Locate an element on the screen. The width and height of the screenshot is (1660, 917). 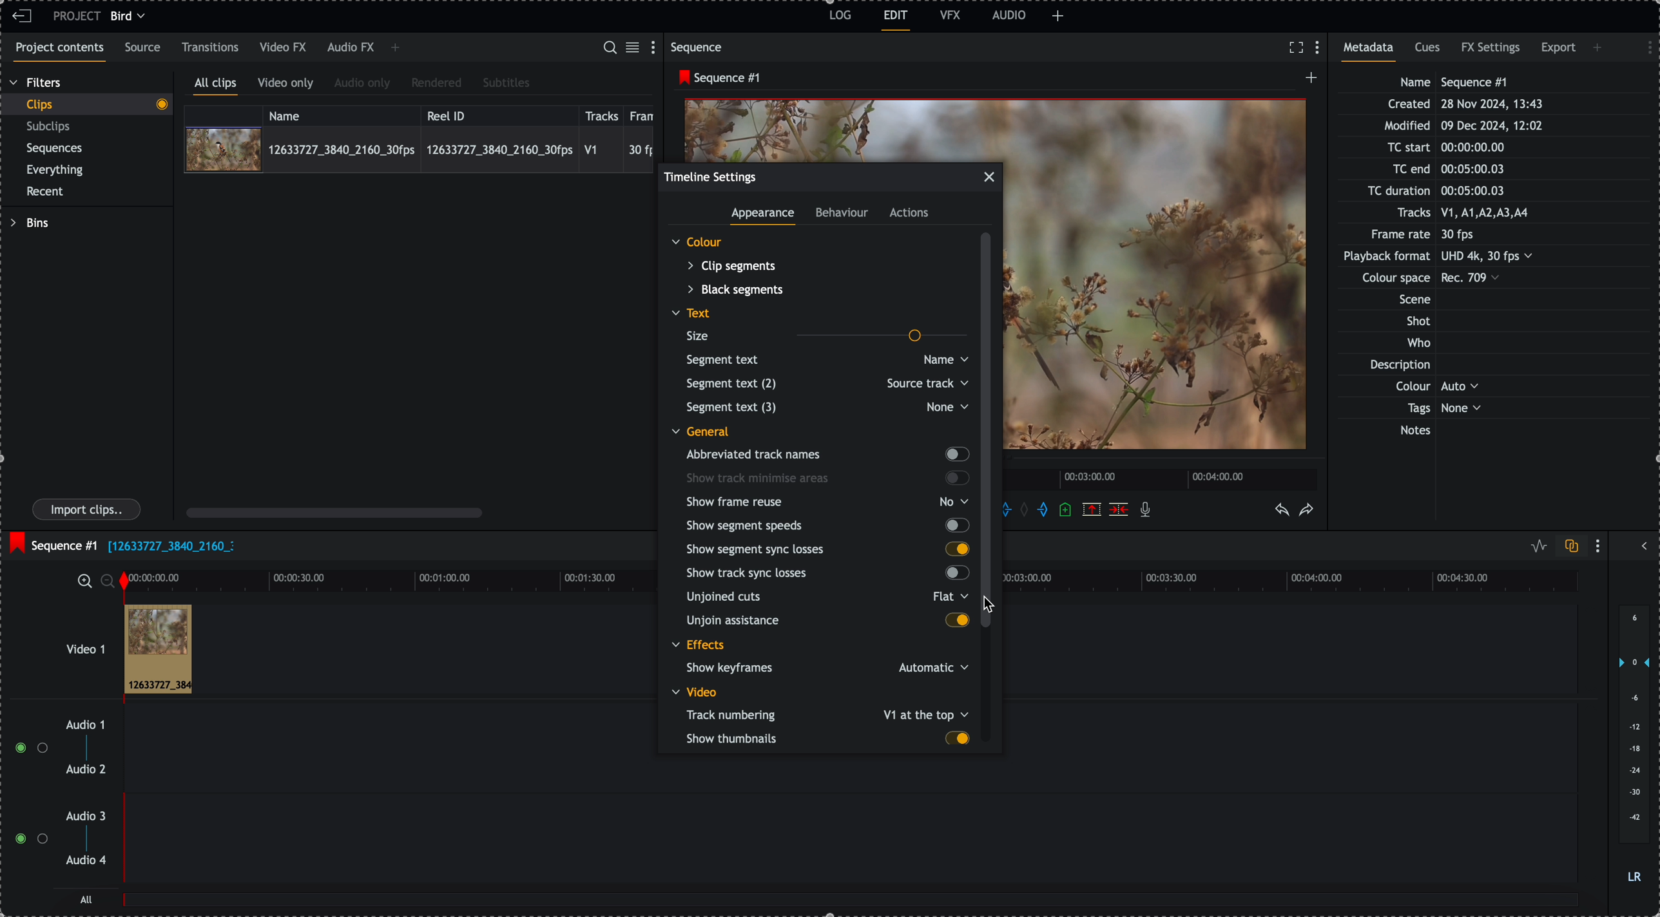
track audio is located at coordinates (849, 777).